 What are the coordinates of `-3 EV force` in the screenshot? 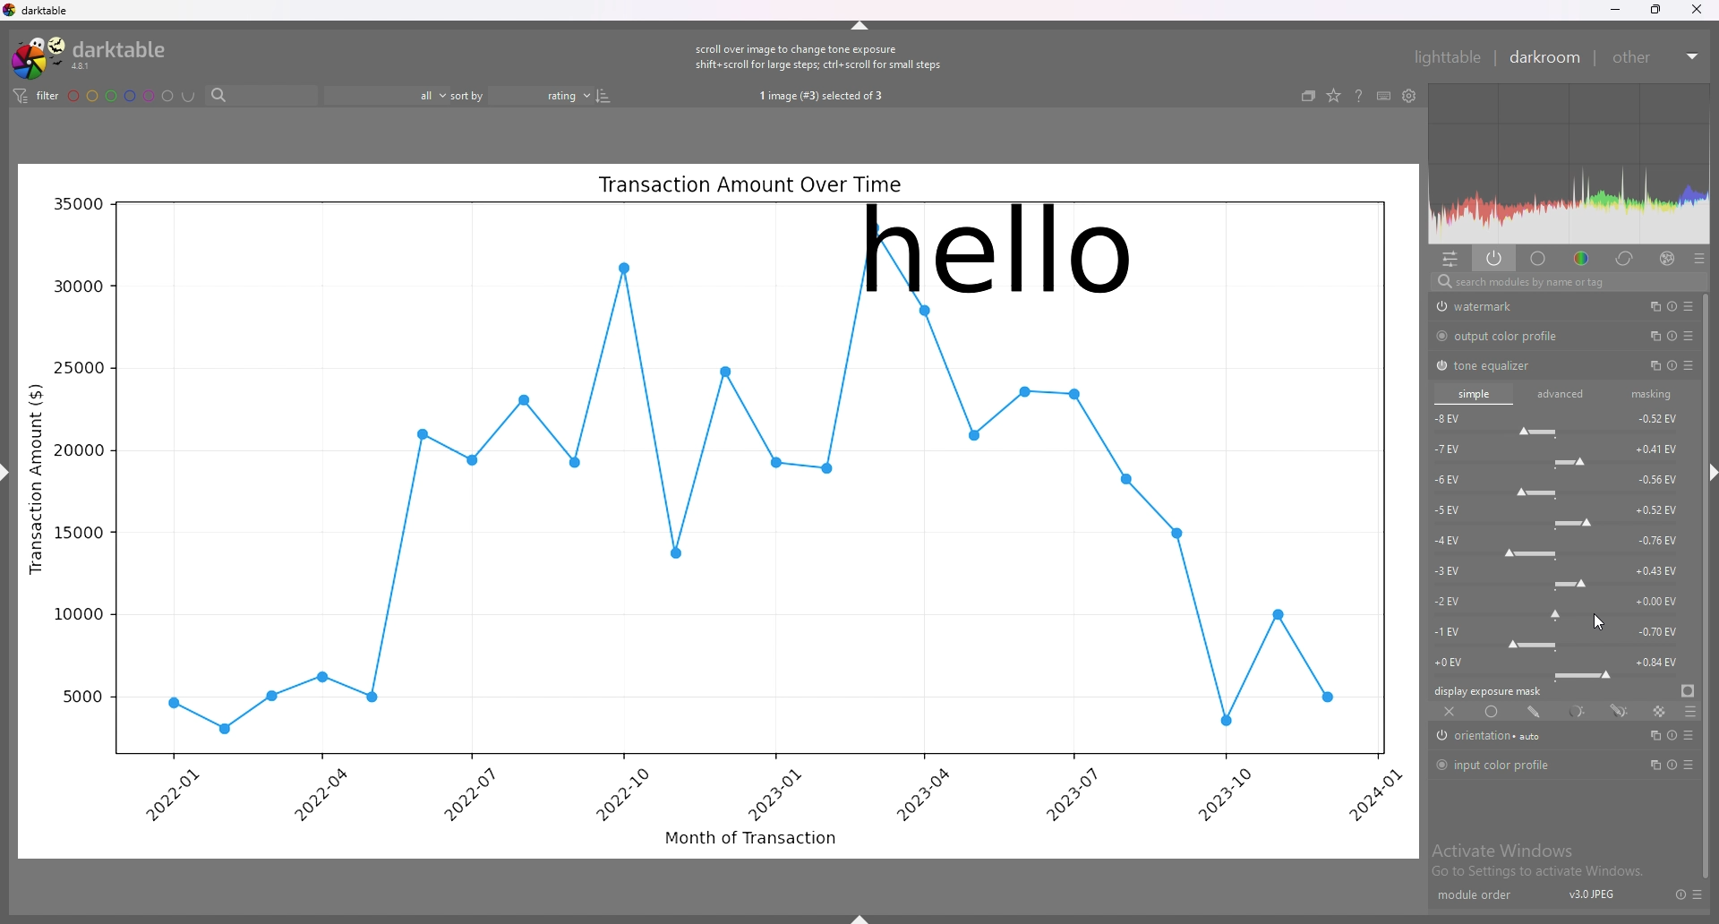 It's located at (1564, 575).